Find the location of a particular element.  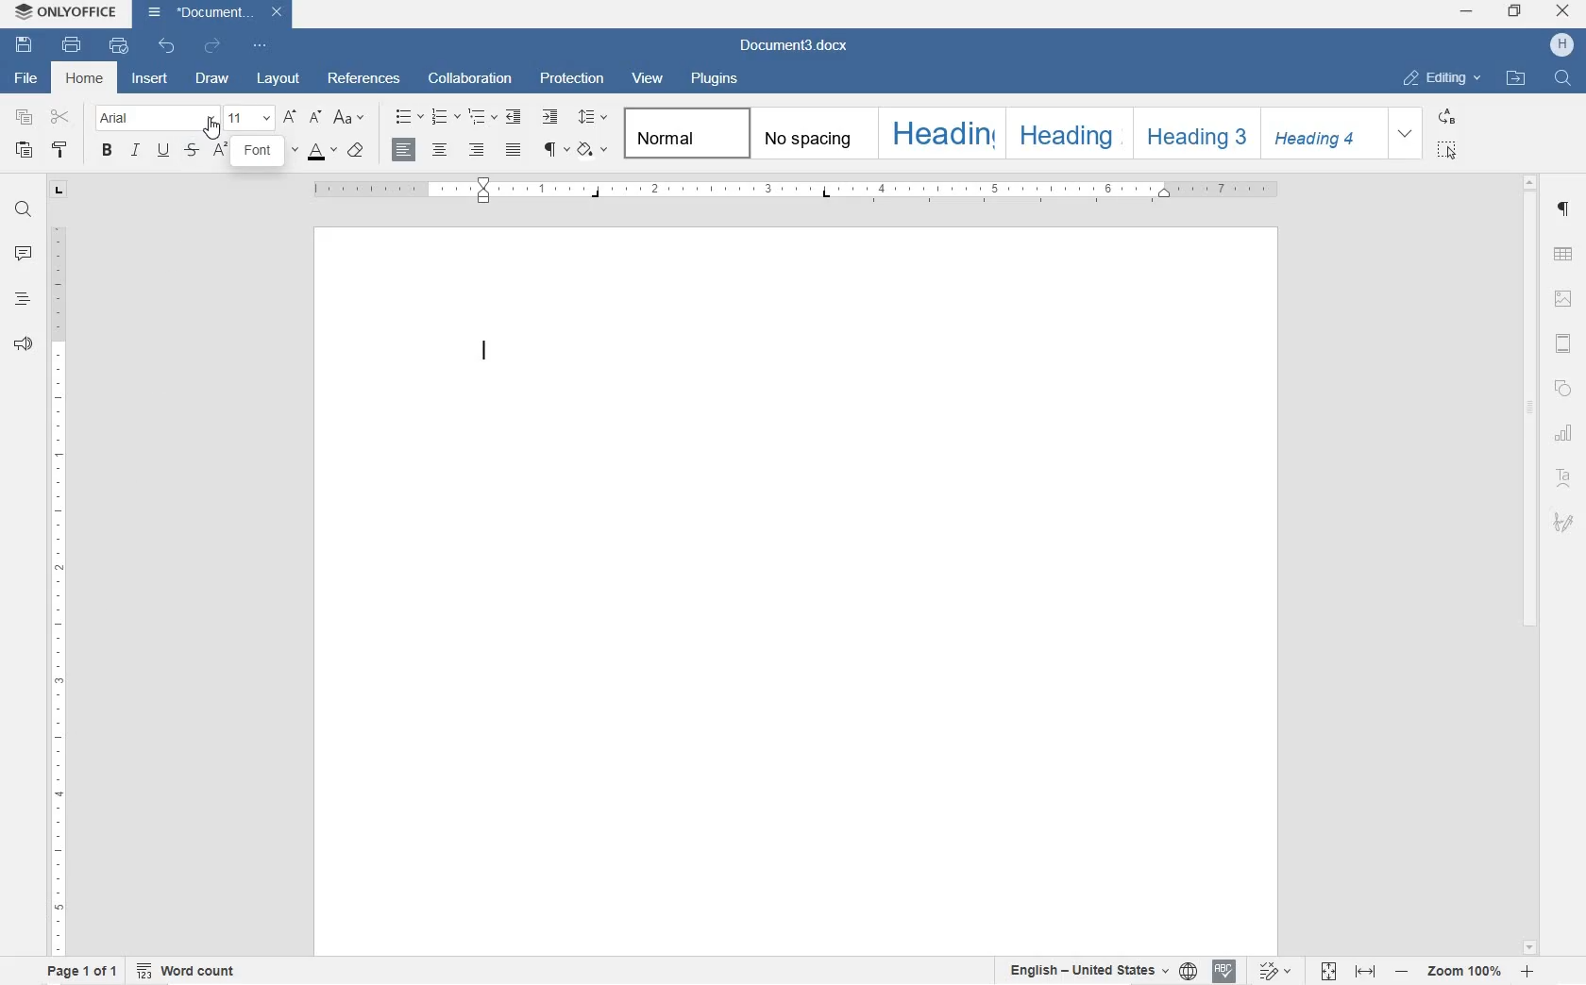

HEADINGS is located at coordinates (22, 300).